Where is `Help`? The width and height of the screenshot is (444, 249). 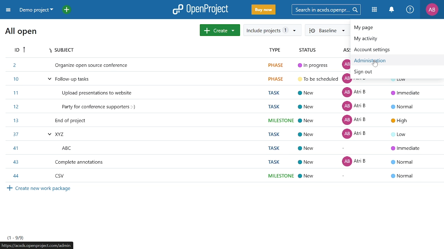
Help is located at coordinates (410, 10).